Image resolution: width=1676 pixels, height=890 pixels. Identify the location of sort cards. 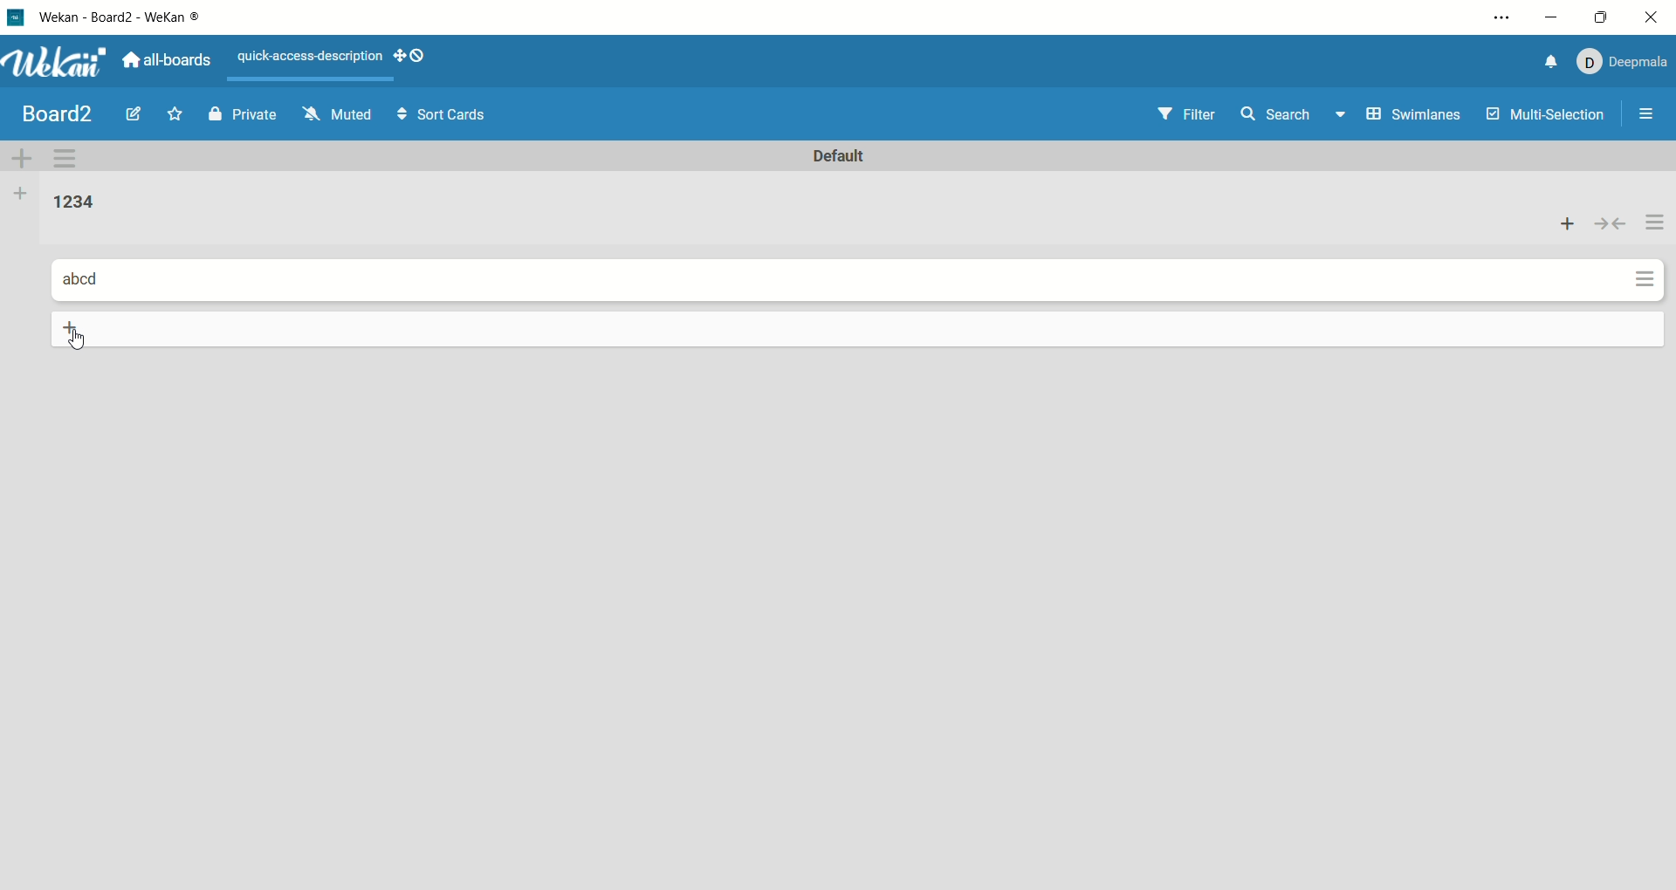
(452, 115).